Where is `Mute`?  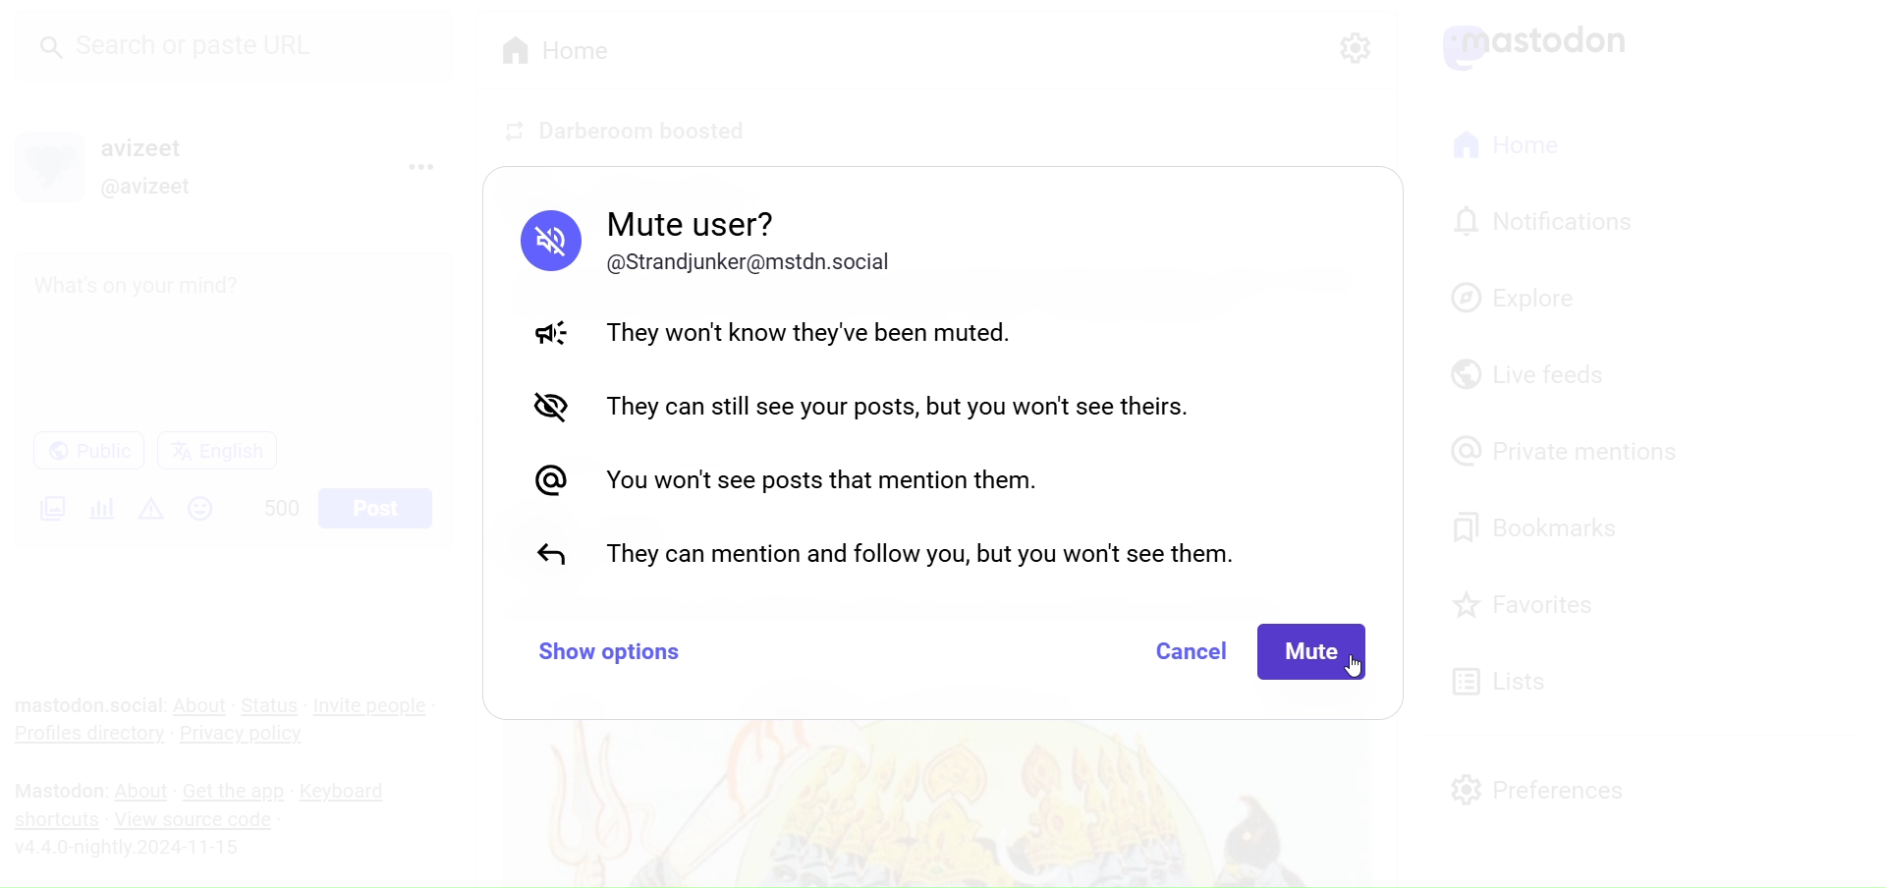 Mute is located at coordinates (1319, 649).